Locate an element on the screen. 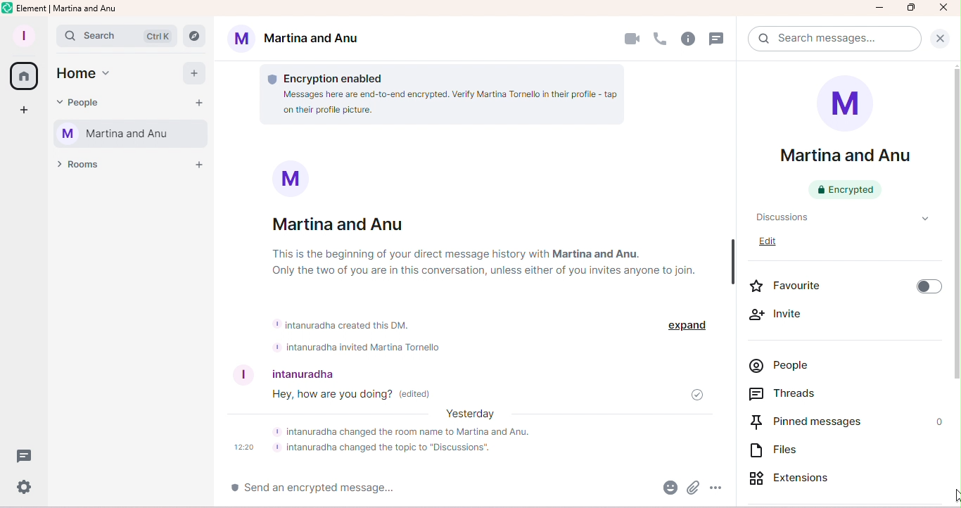 The image size is (961, 508). Emojis is located at coordinates (667, 489).